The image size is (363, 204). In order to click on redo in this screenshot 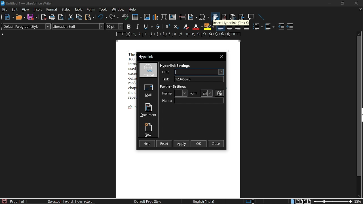, I will do `click(114, 17)`.